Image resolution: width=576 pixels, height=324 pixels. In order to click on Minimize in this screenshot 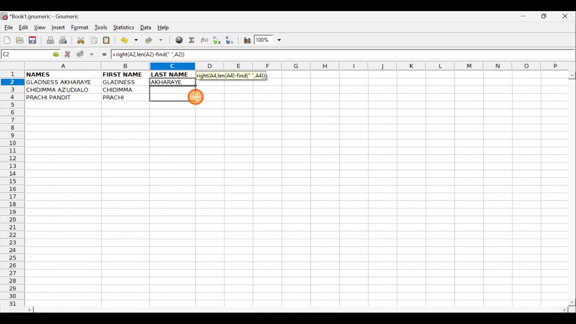, I will do `click(522, 18)`.